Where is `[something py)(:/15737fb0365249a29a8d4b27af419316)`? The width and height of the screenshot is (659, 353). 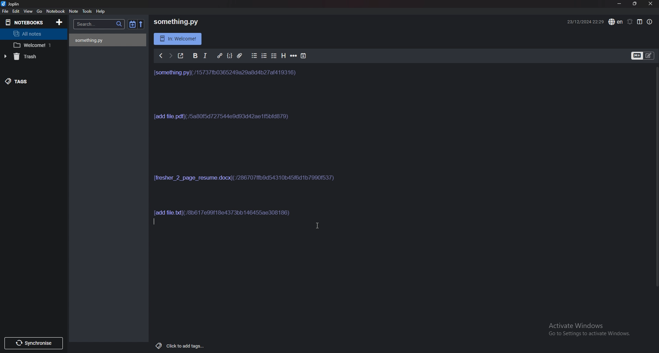
[something py)(:/15737fb0365249a29a8d4b27af419316) is located at coordinates (227, 76).